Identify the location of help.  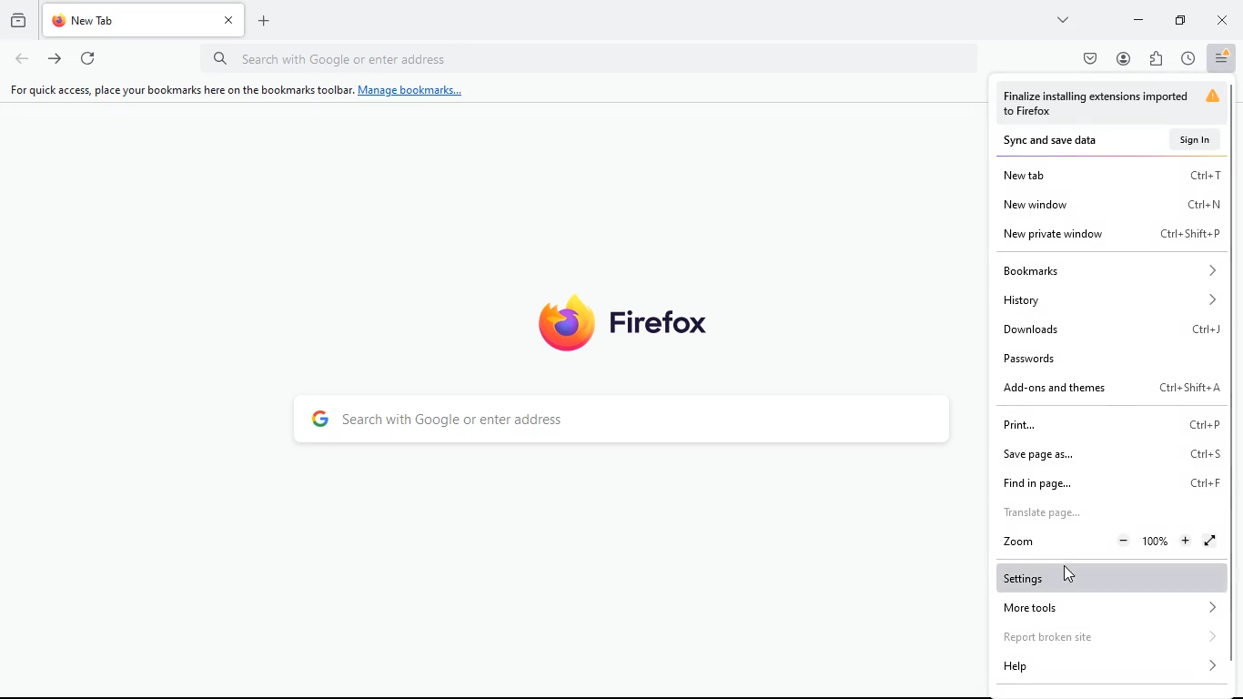
(1108, 669).